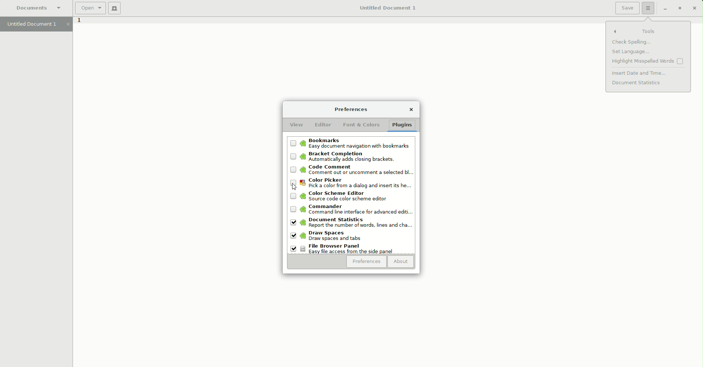 This screenshot has height=367, width=703. I want to click on Untitled Document 1, so click(387, 8).